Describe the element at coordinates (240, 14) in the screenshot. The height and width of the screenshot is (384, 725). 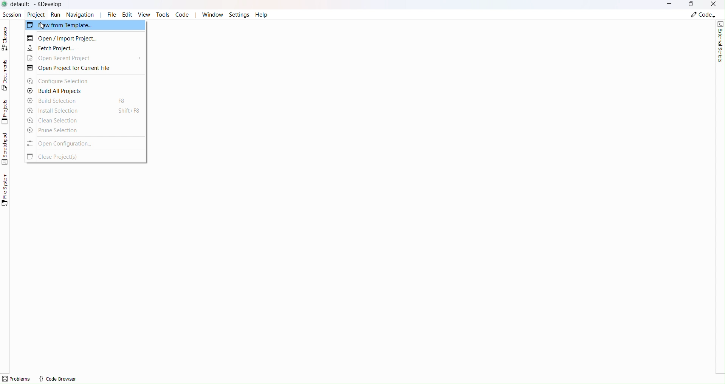
I see `Settings` at that location.